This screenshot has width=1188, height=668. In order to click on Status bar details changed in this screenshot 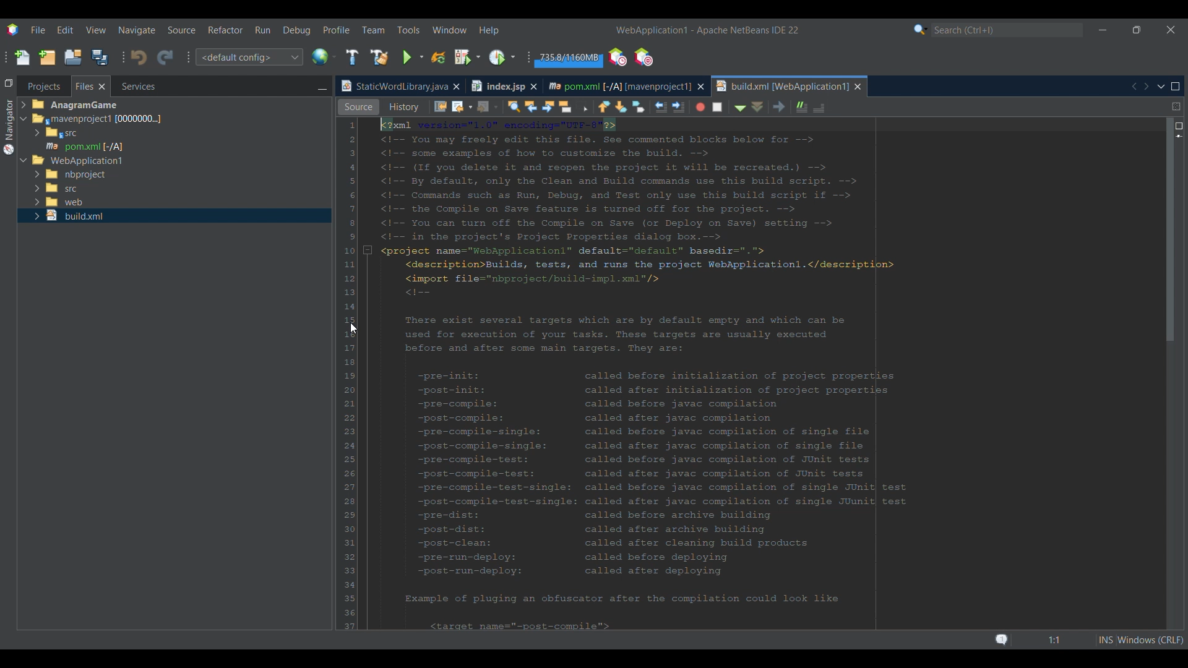, I will do `click(1088, 640)`.